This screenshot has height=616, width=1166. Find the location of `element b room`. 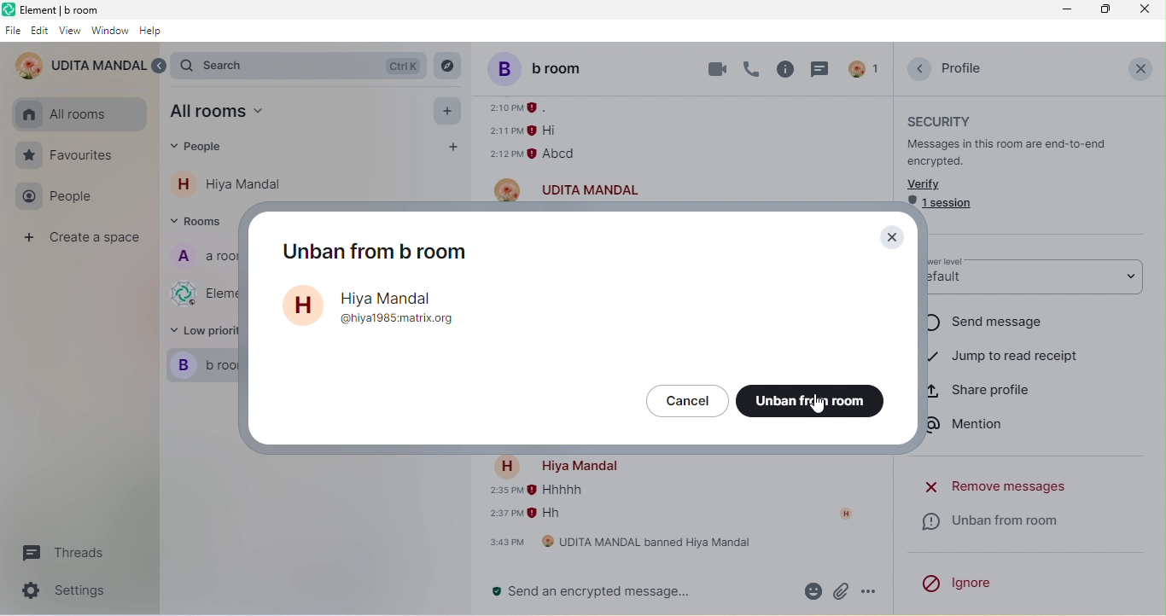

element b room is located at coordinates (65, 9).